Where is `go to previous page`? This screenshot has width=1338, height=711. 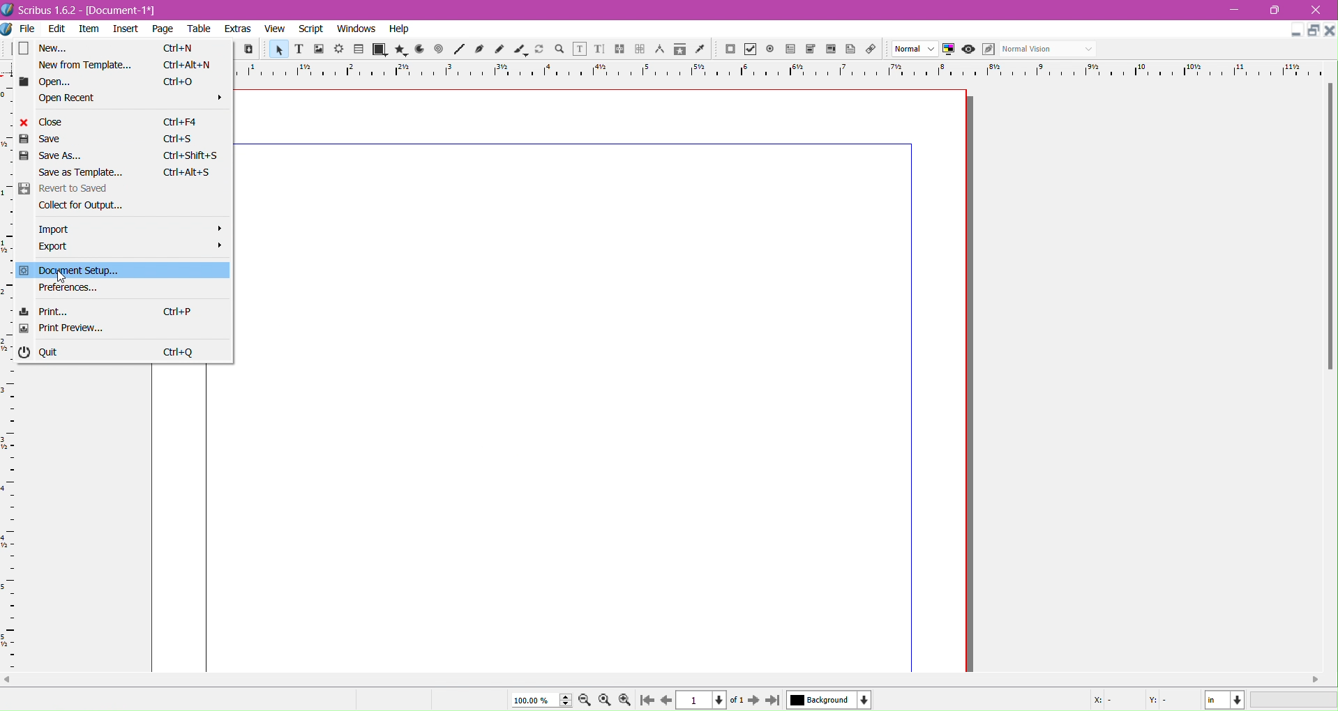 go to previous page is located at coordinates (666, 701).